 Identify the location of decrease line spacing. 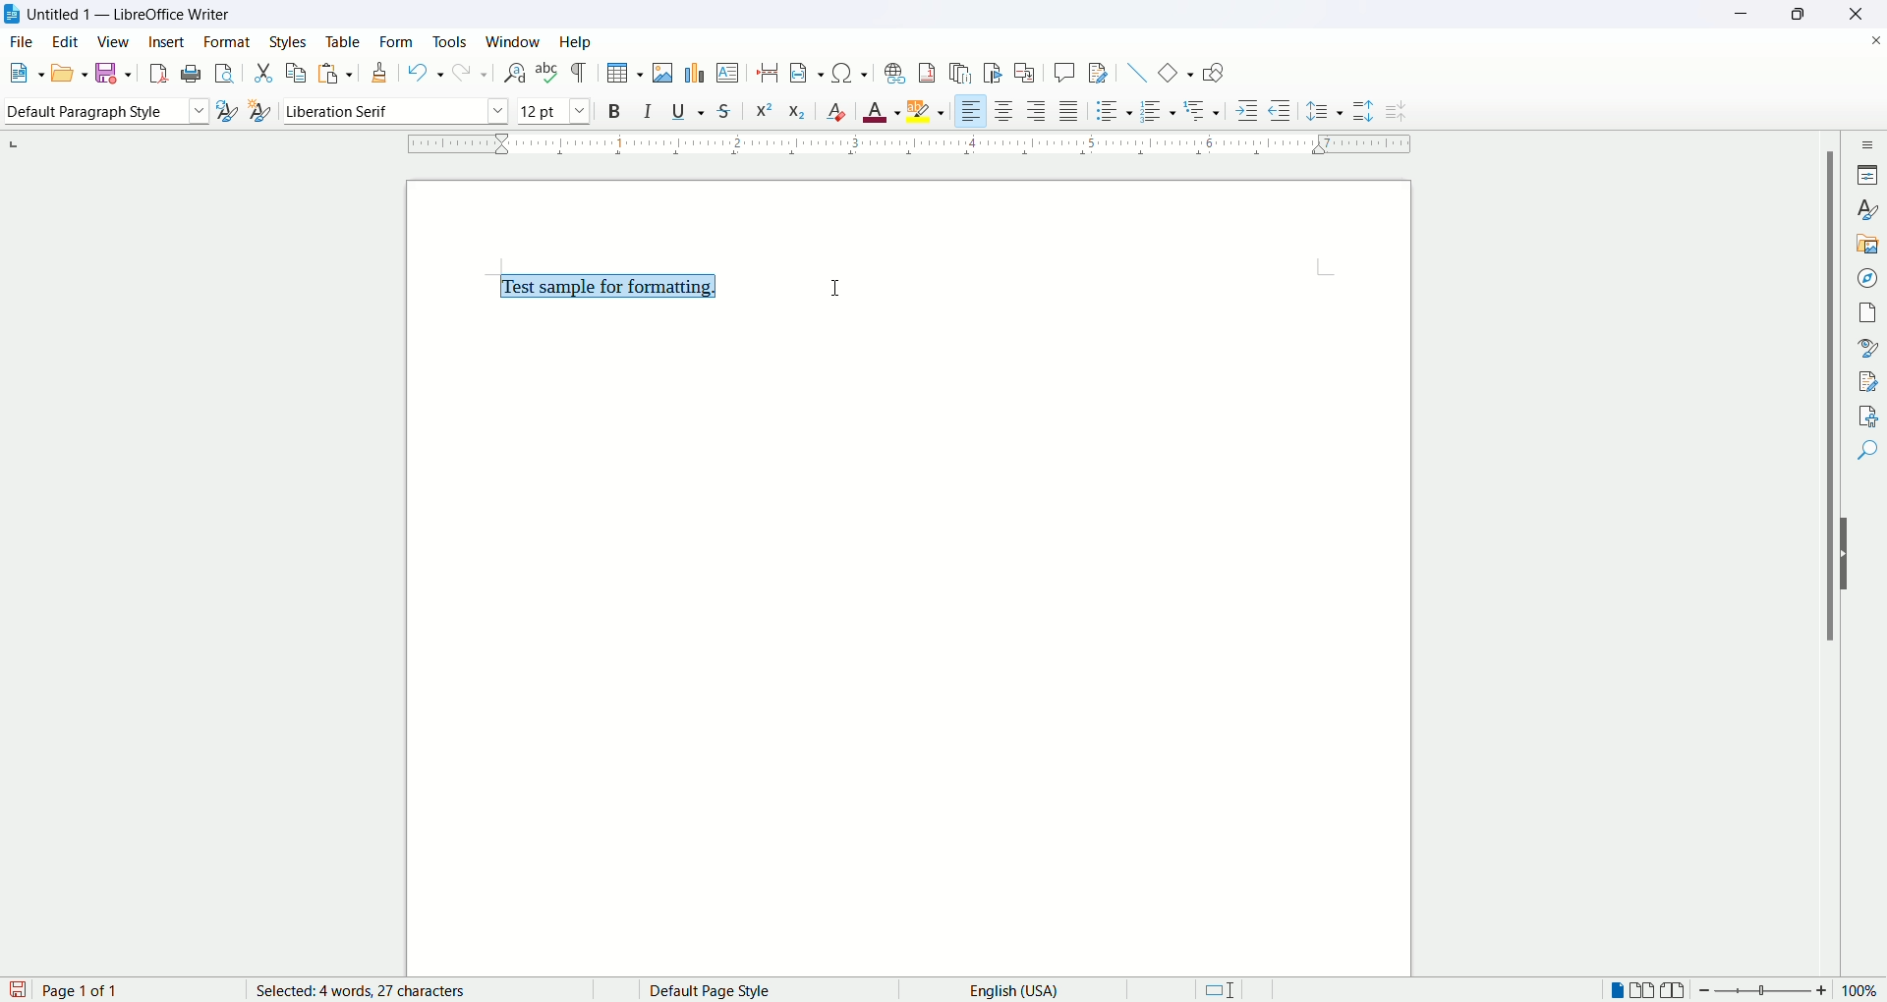
(1395, 112).